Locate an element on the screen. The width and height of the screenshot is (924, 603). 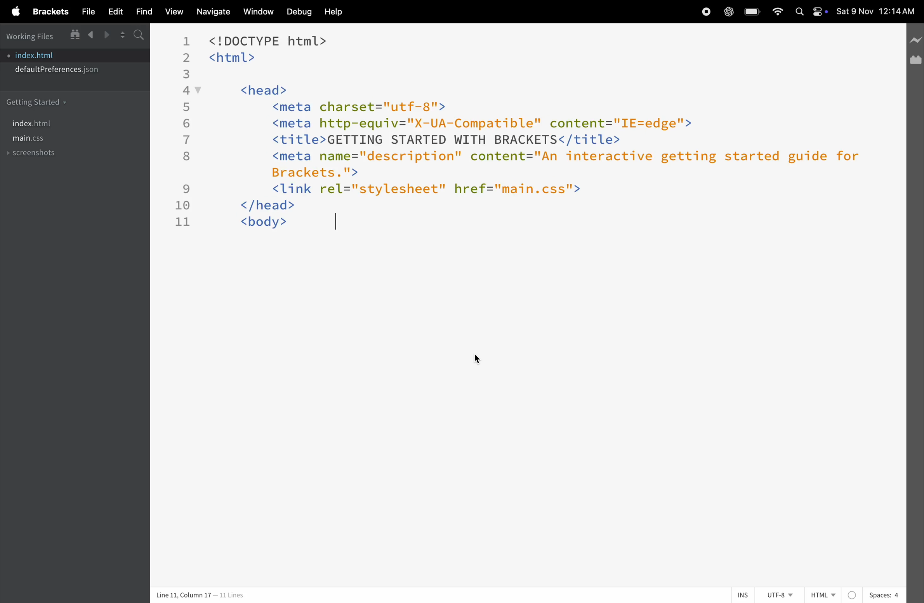
record is located at coordinates (703, 11).